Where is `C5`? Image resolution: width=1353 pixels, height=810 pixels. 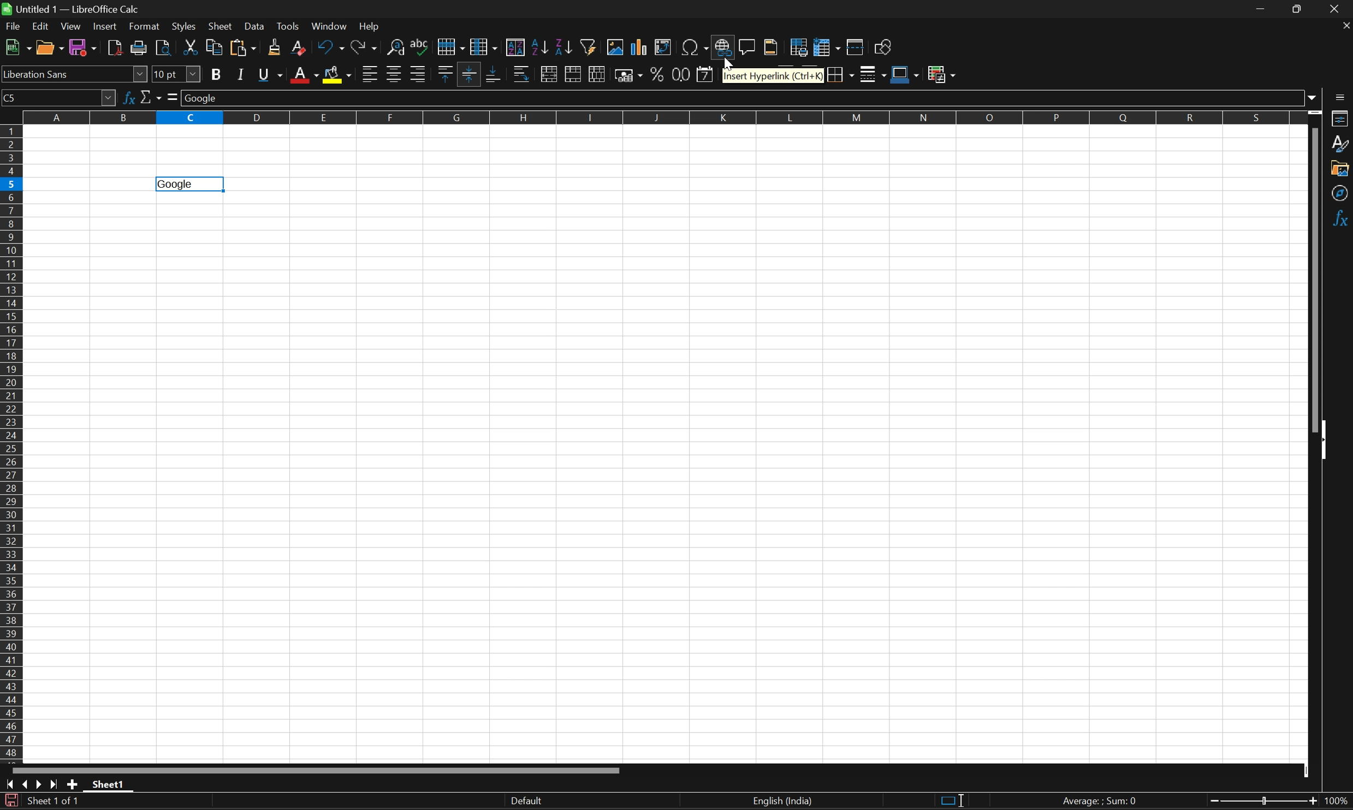 C5 is located at coordinates (58, 98).